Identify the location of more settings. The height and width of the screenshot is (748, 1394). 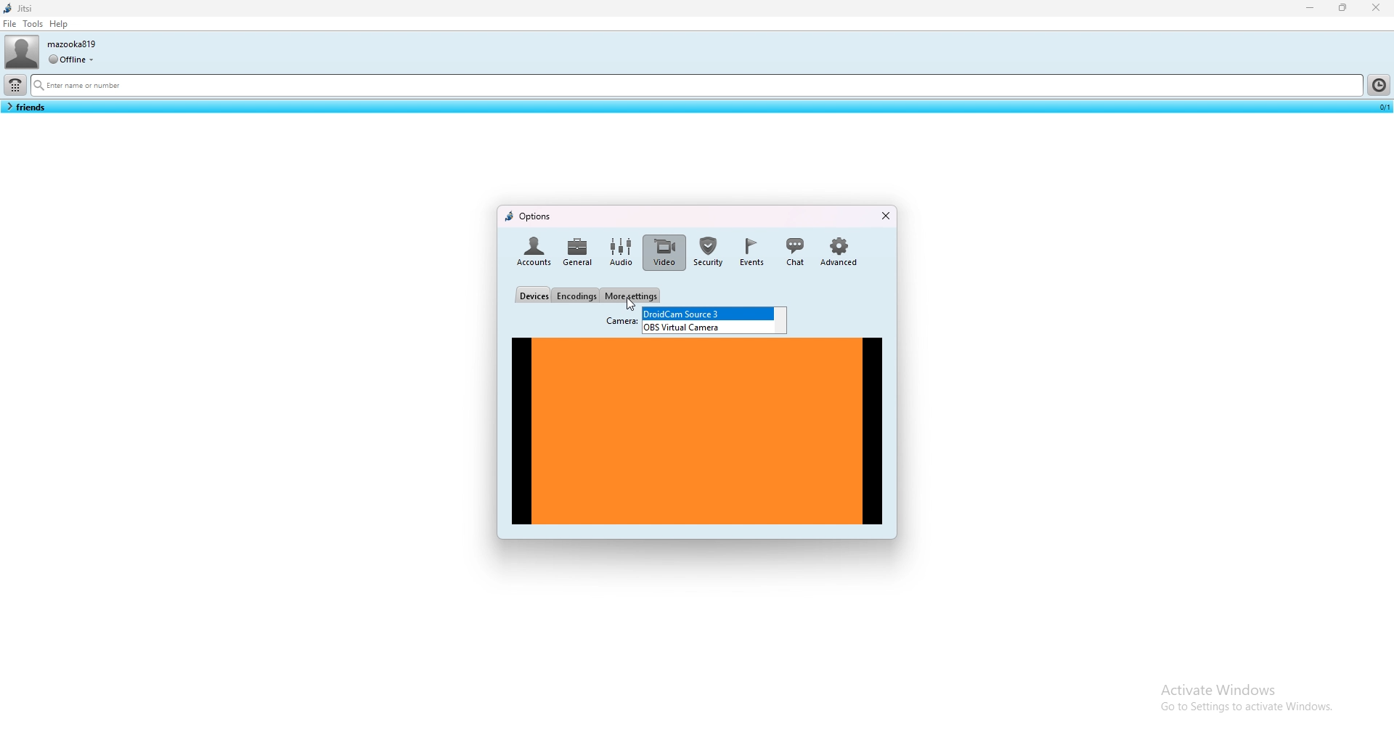
(631, 295).